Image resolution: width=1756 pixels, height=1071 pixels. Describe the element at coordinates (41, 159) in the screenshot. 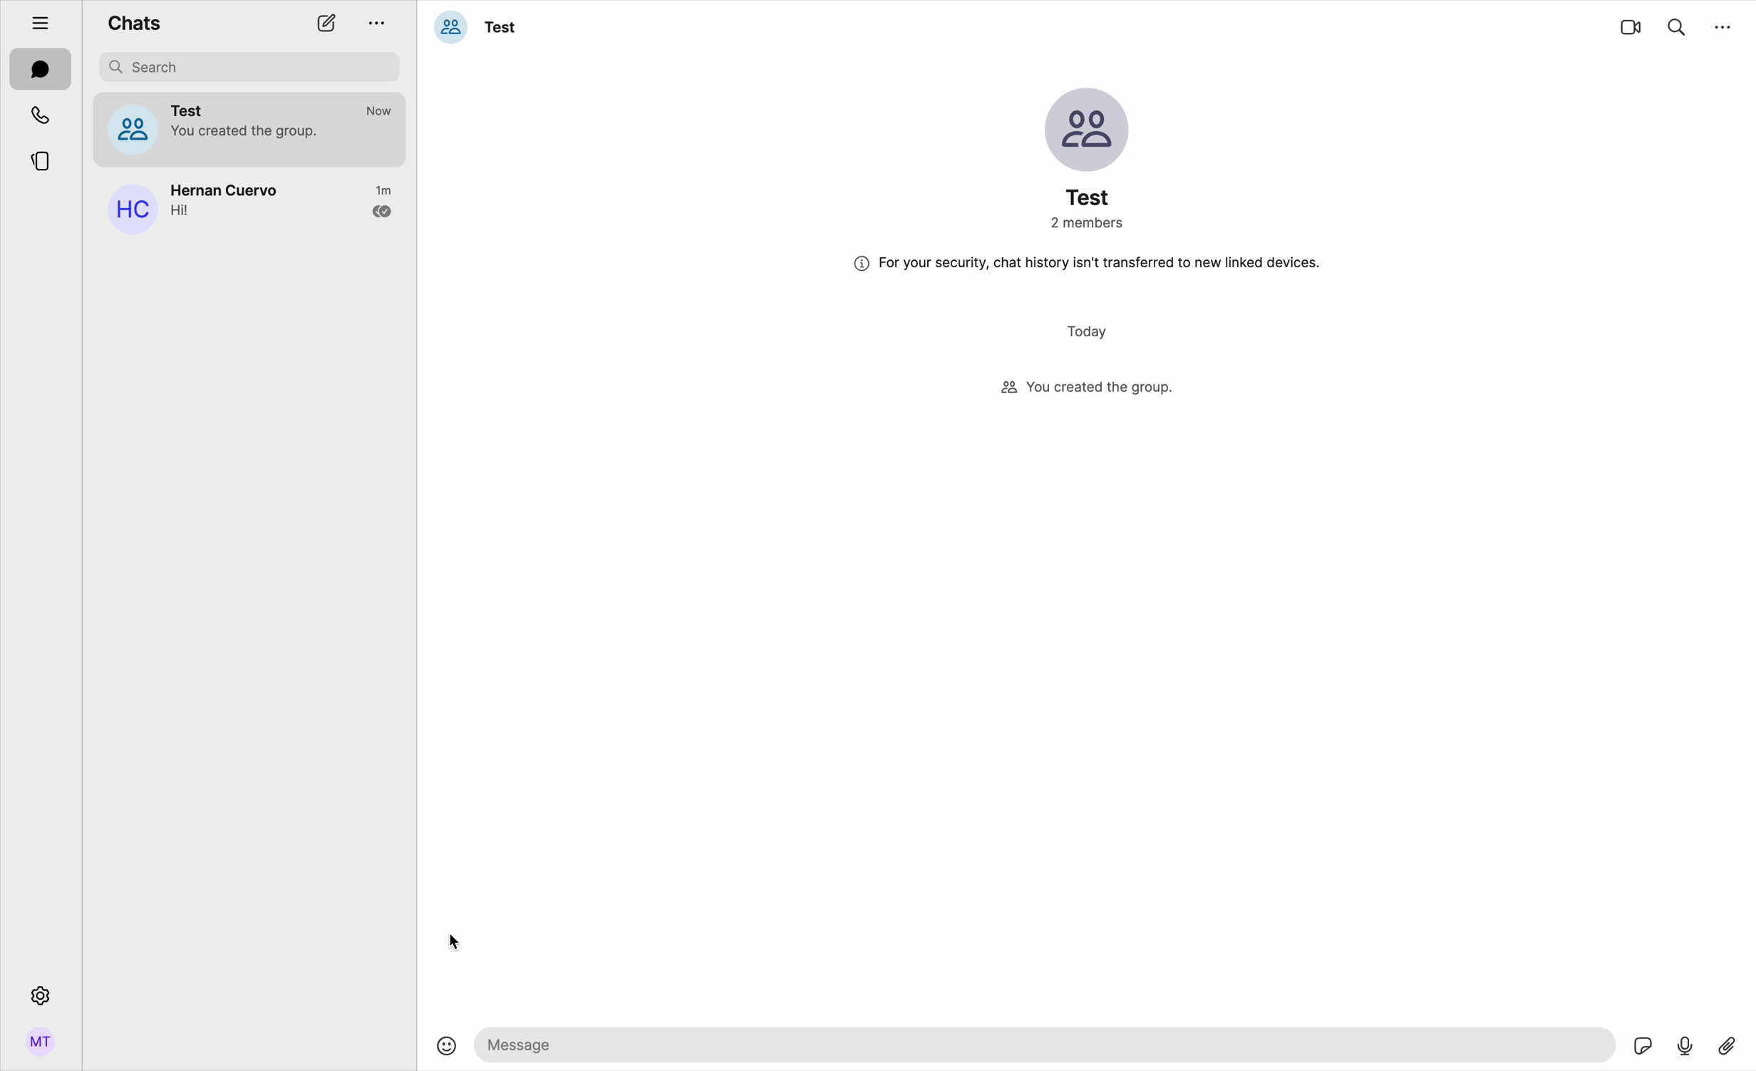

I see `stories` at that location.